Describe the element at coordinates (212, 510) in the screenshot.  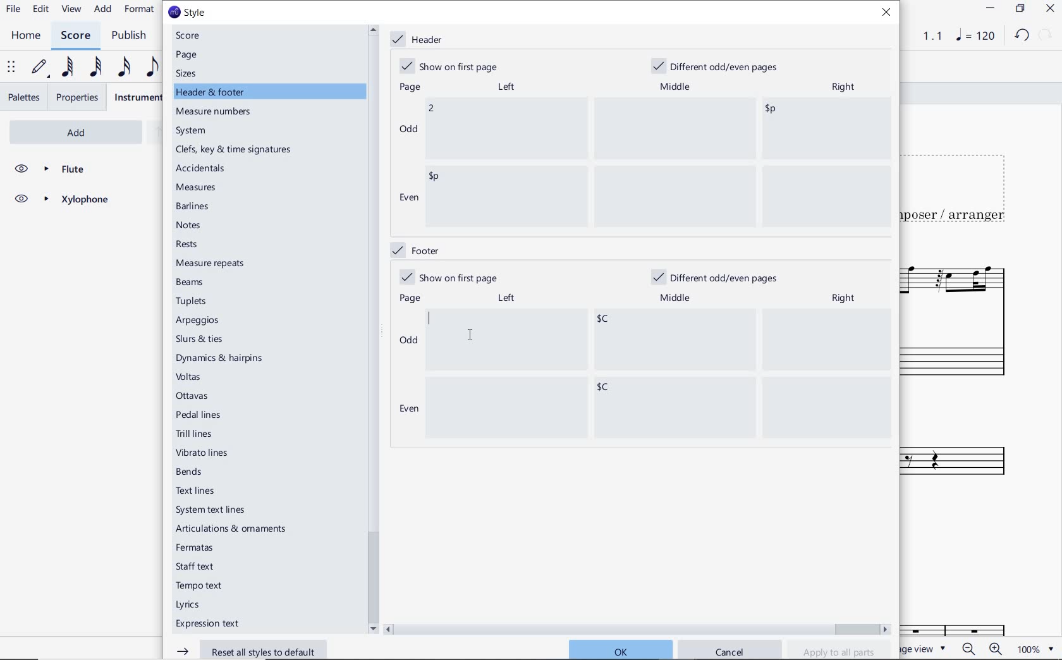
I see `system text lines` at that location.